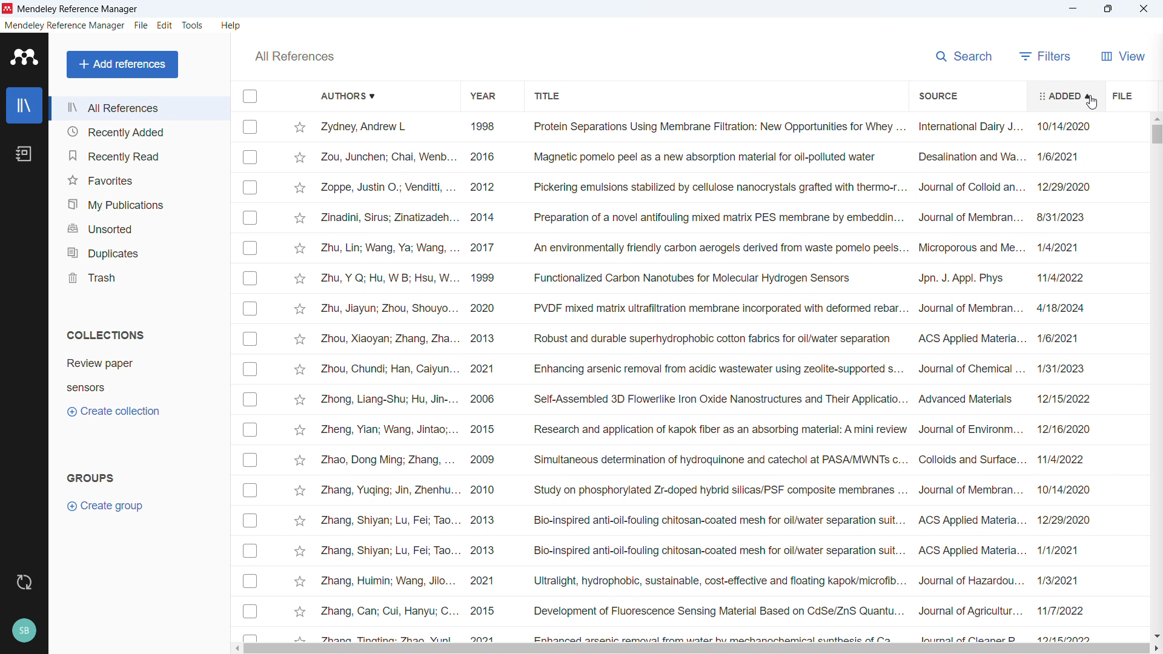  I want to click on help, so click(232, 25).